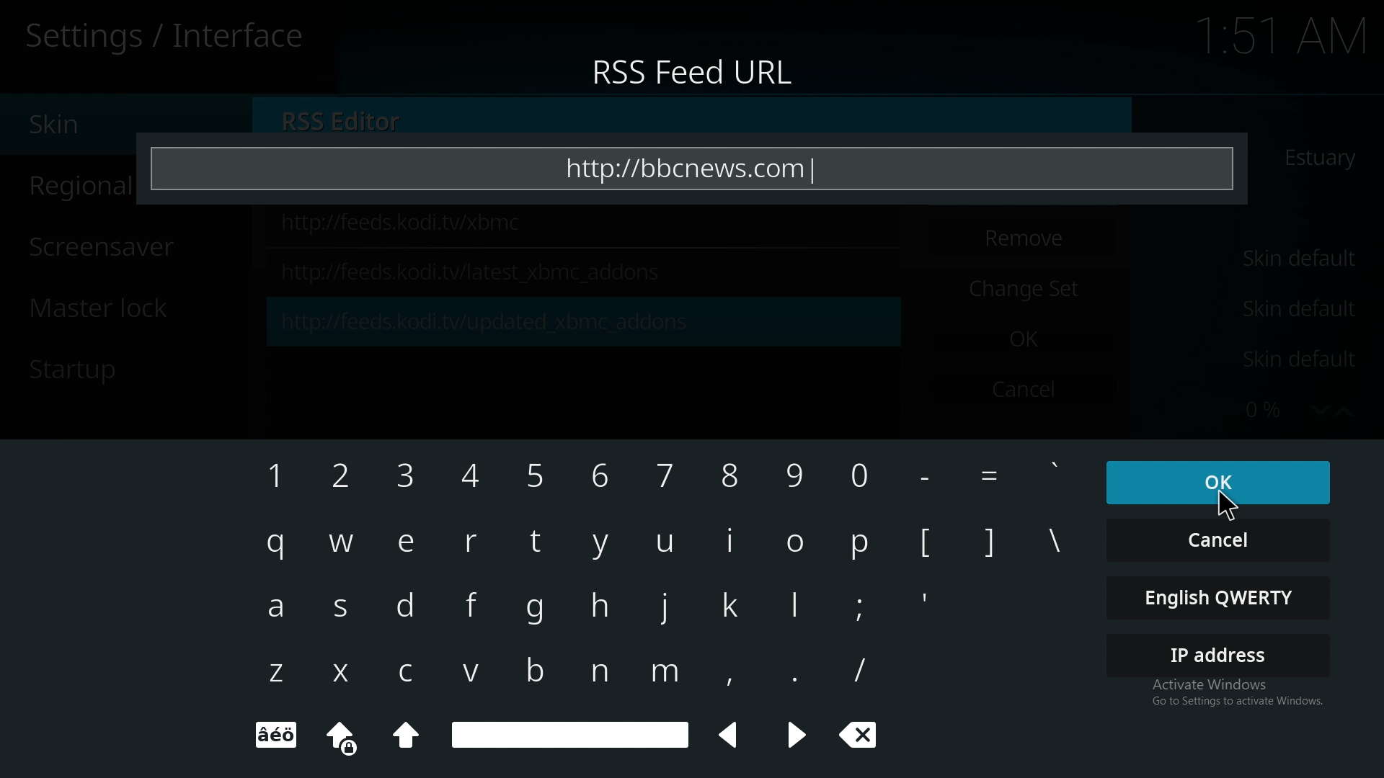 This screenshot has height=778, width=1384. Describe the element at coordinates (479, 478) in the screenshot. I see `4` at that location.